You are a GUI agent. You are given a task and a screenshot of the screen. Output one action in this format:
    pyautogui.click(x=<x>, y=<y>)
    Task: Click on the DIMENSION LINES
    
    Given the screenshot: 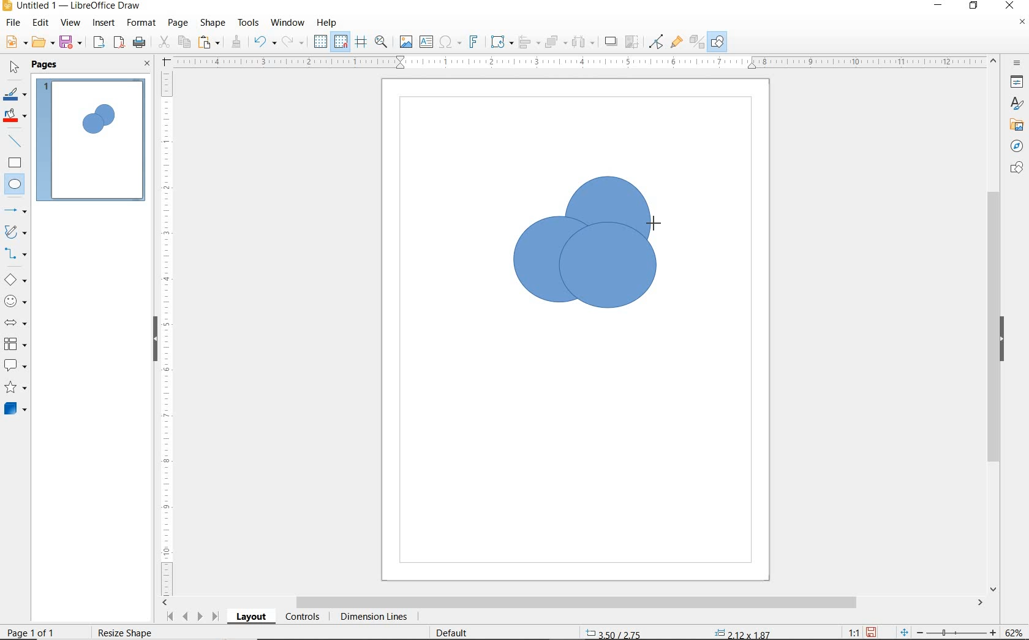 What is the action you would take?
    pyautogui.click(x=372, y=618)
    